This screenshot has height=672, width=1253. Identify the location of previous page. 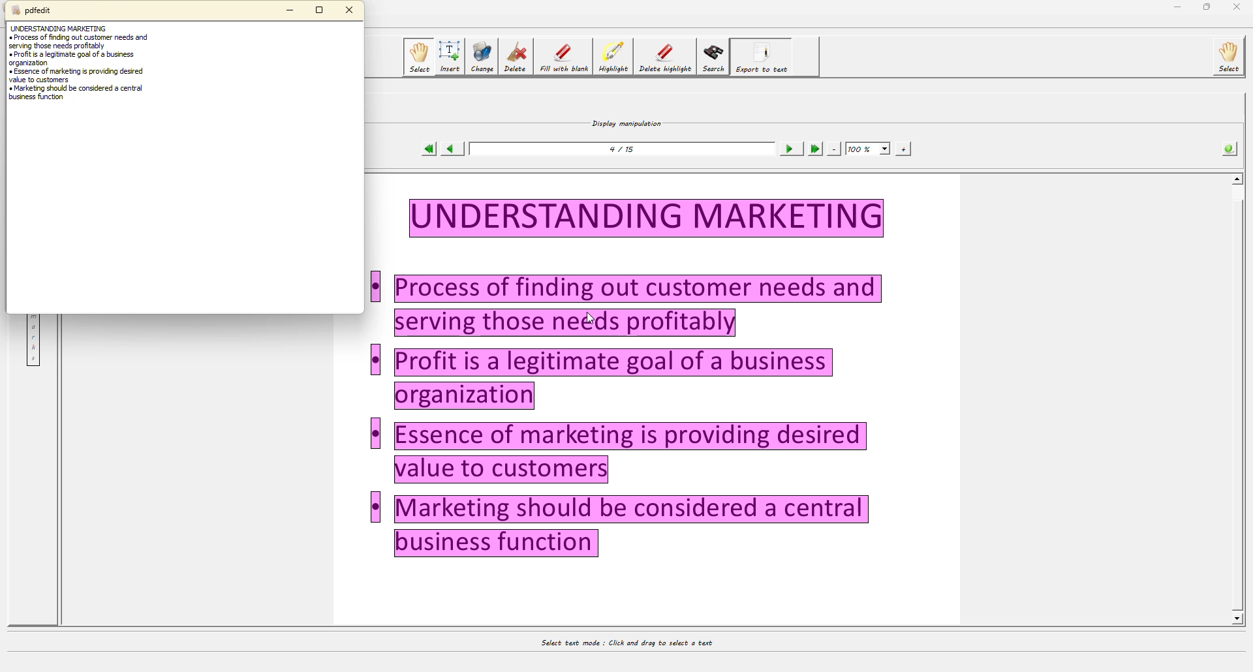
(452, 149).